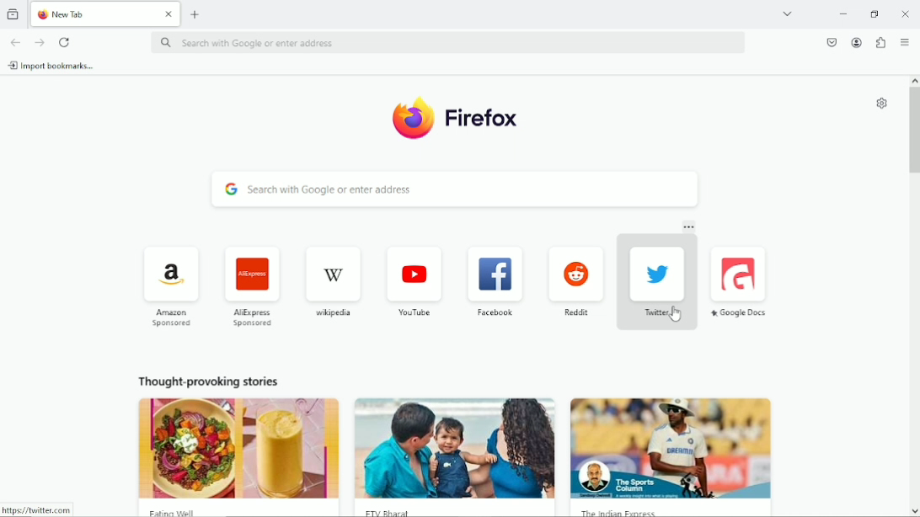 Image resolution: width=920 pixels, height=517 pixels. I want to click on Close, so click(906, 13).